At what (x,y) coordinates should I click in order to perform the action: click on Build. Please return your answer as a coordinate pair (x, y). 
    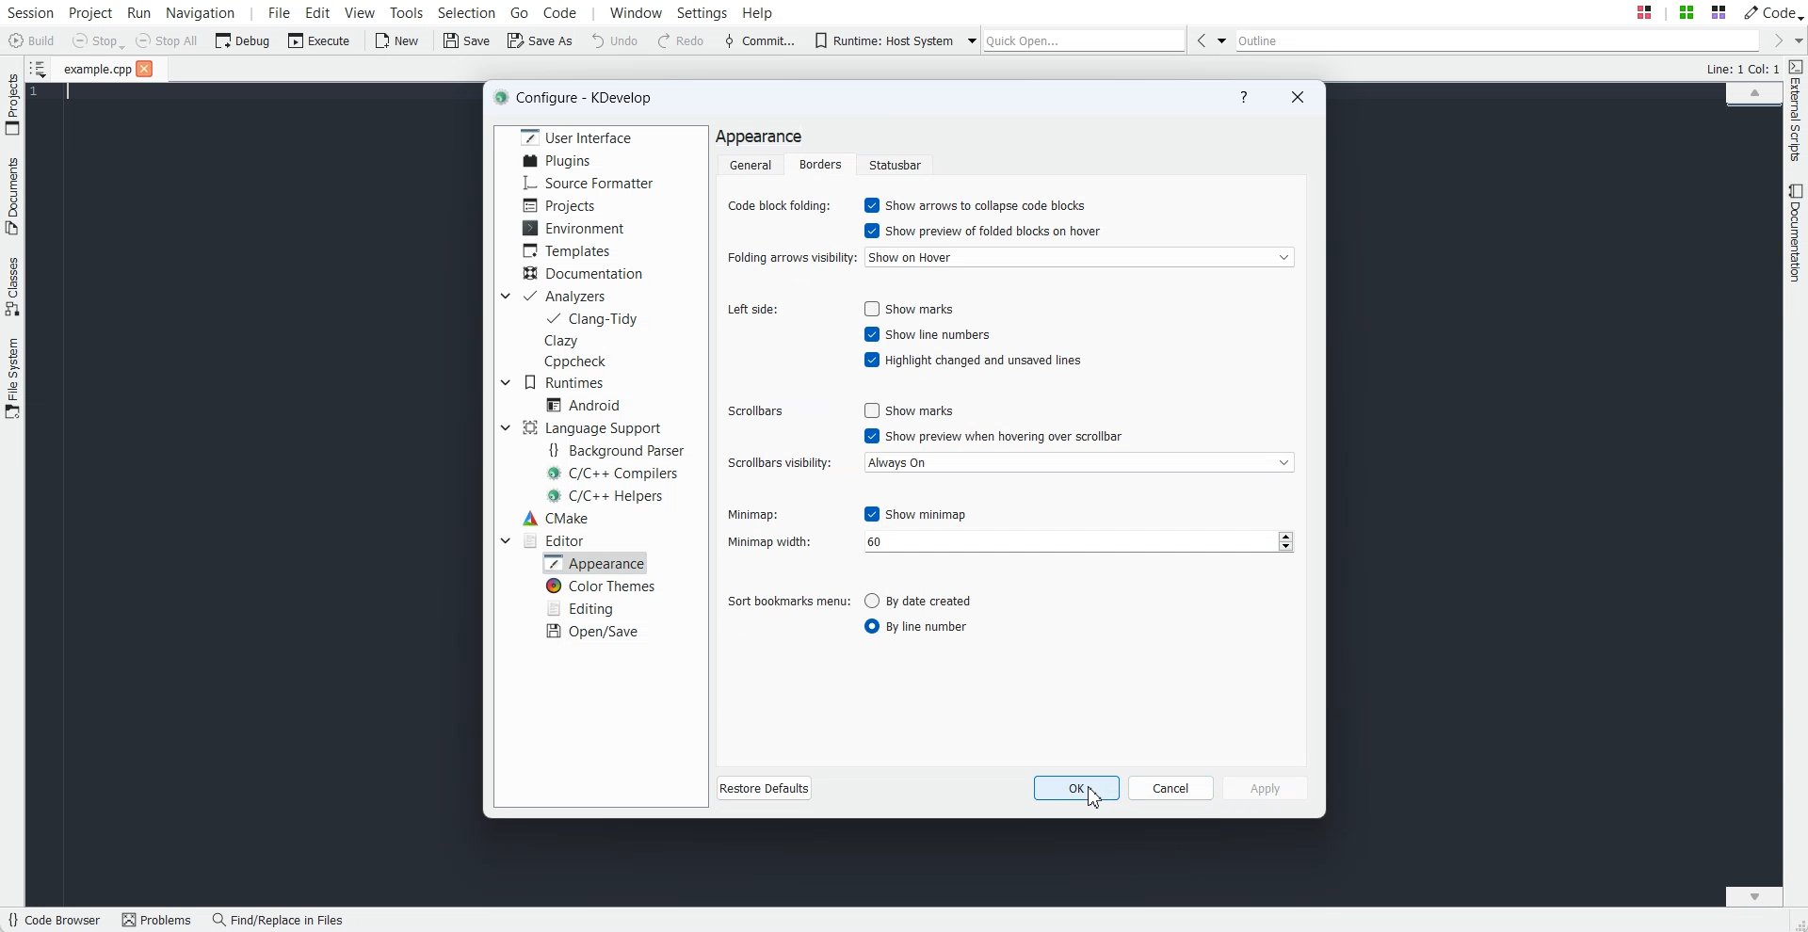
    Looking at the image, I should click on (30, 40).